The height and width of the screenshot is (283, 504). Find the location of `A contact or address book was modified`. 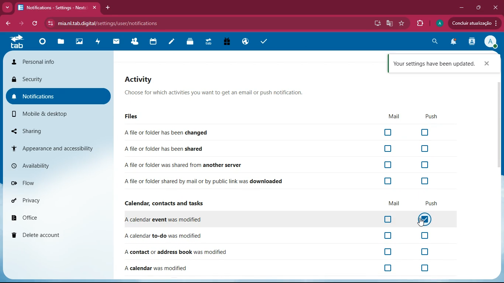

A contact or address book was modified is located at coordinates (190, 252).